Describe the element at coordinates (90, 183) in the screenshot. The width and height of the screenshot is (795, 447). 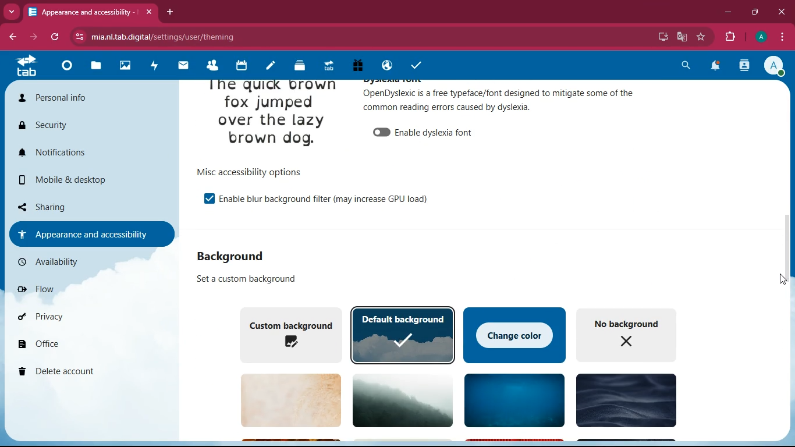
I see `mobile` at that location.